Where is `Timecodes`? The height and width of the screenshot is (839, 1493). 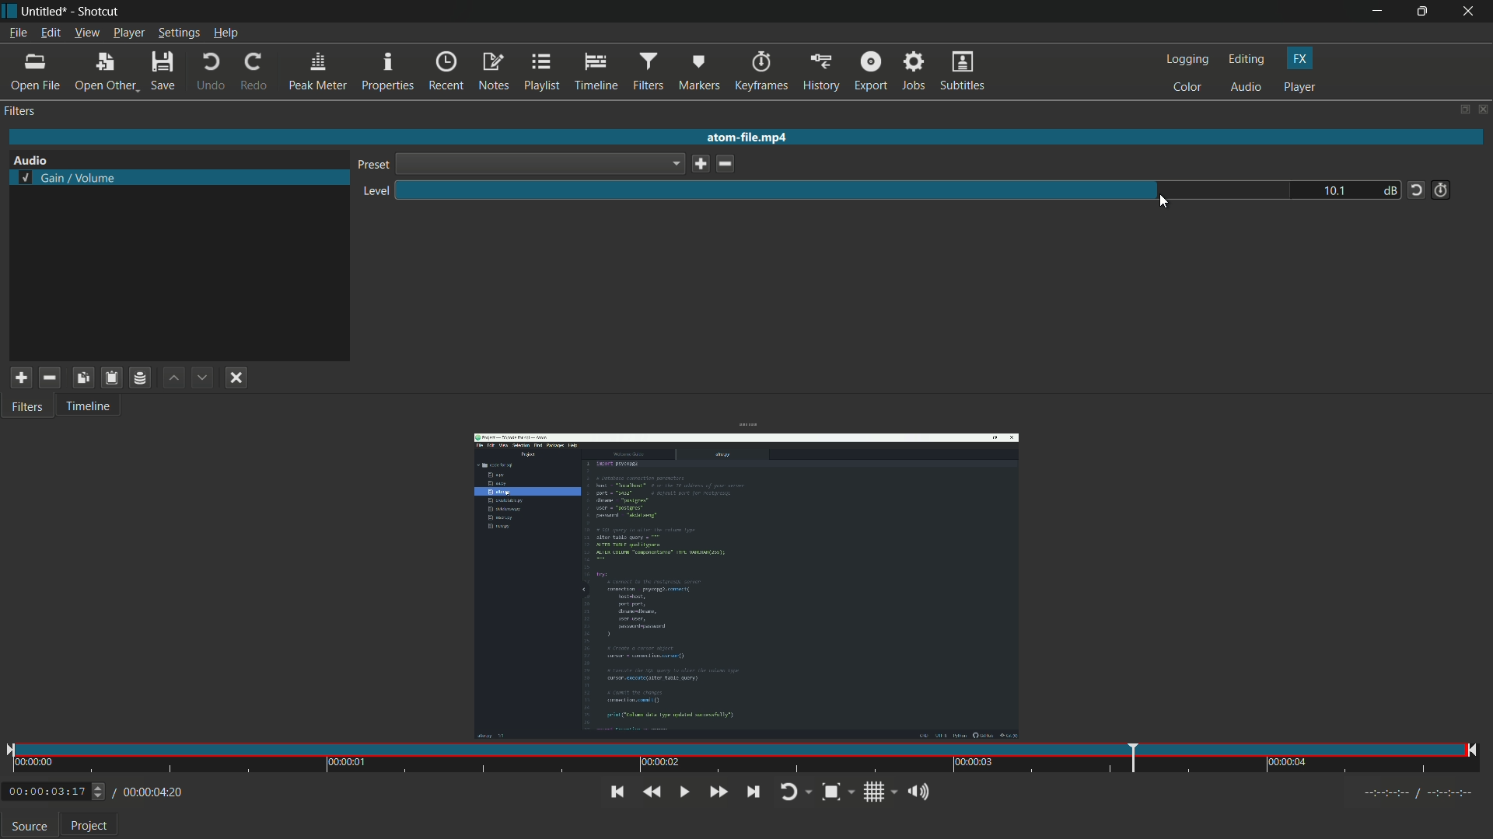
Timecodes is located at coordinates (1420, 796).